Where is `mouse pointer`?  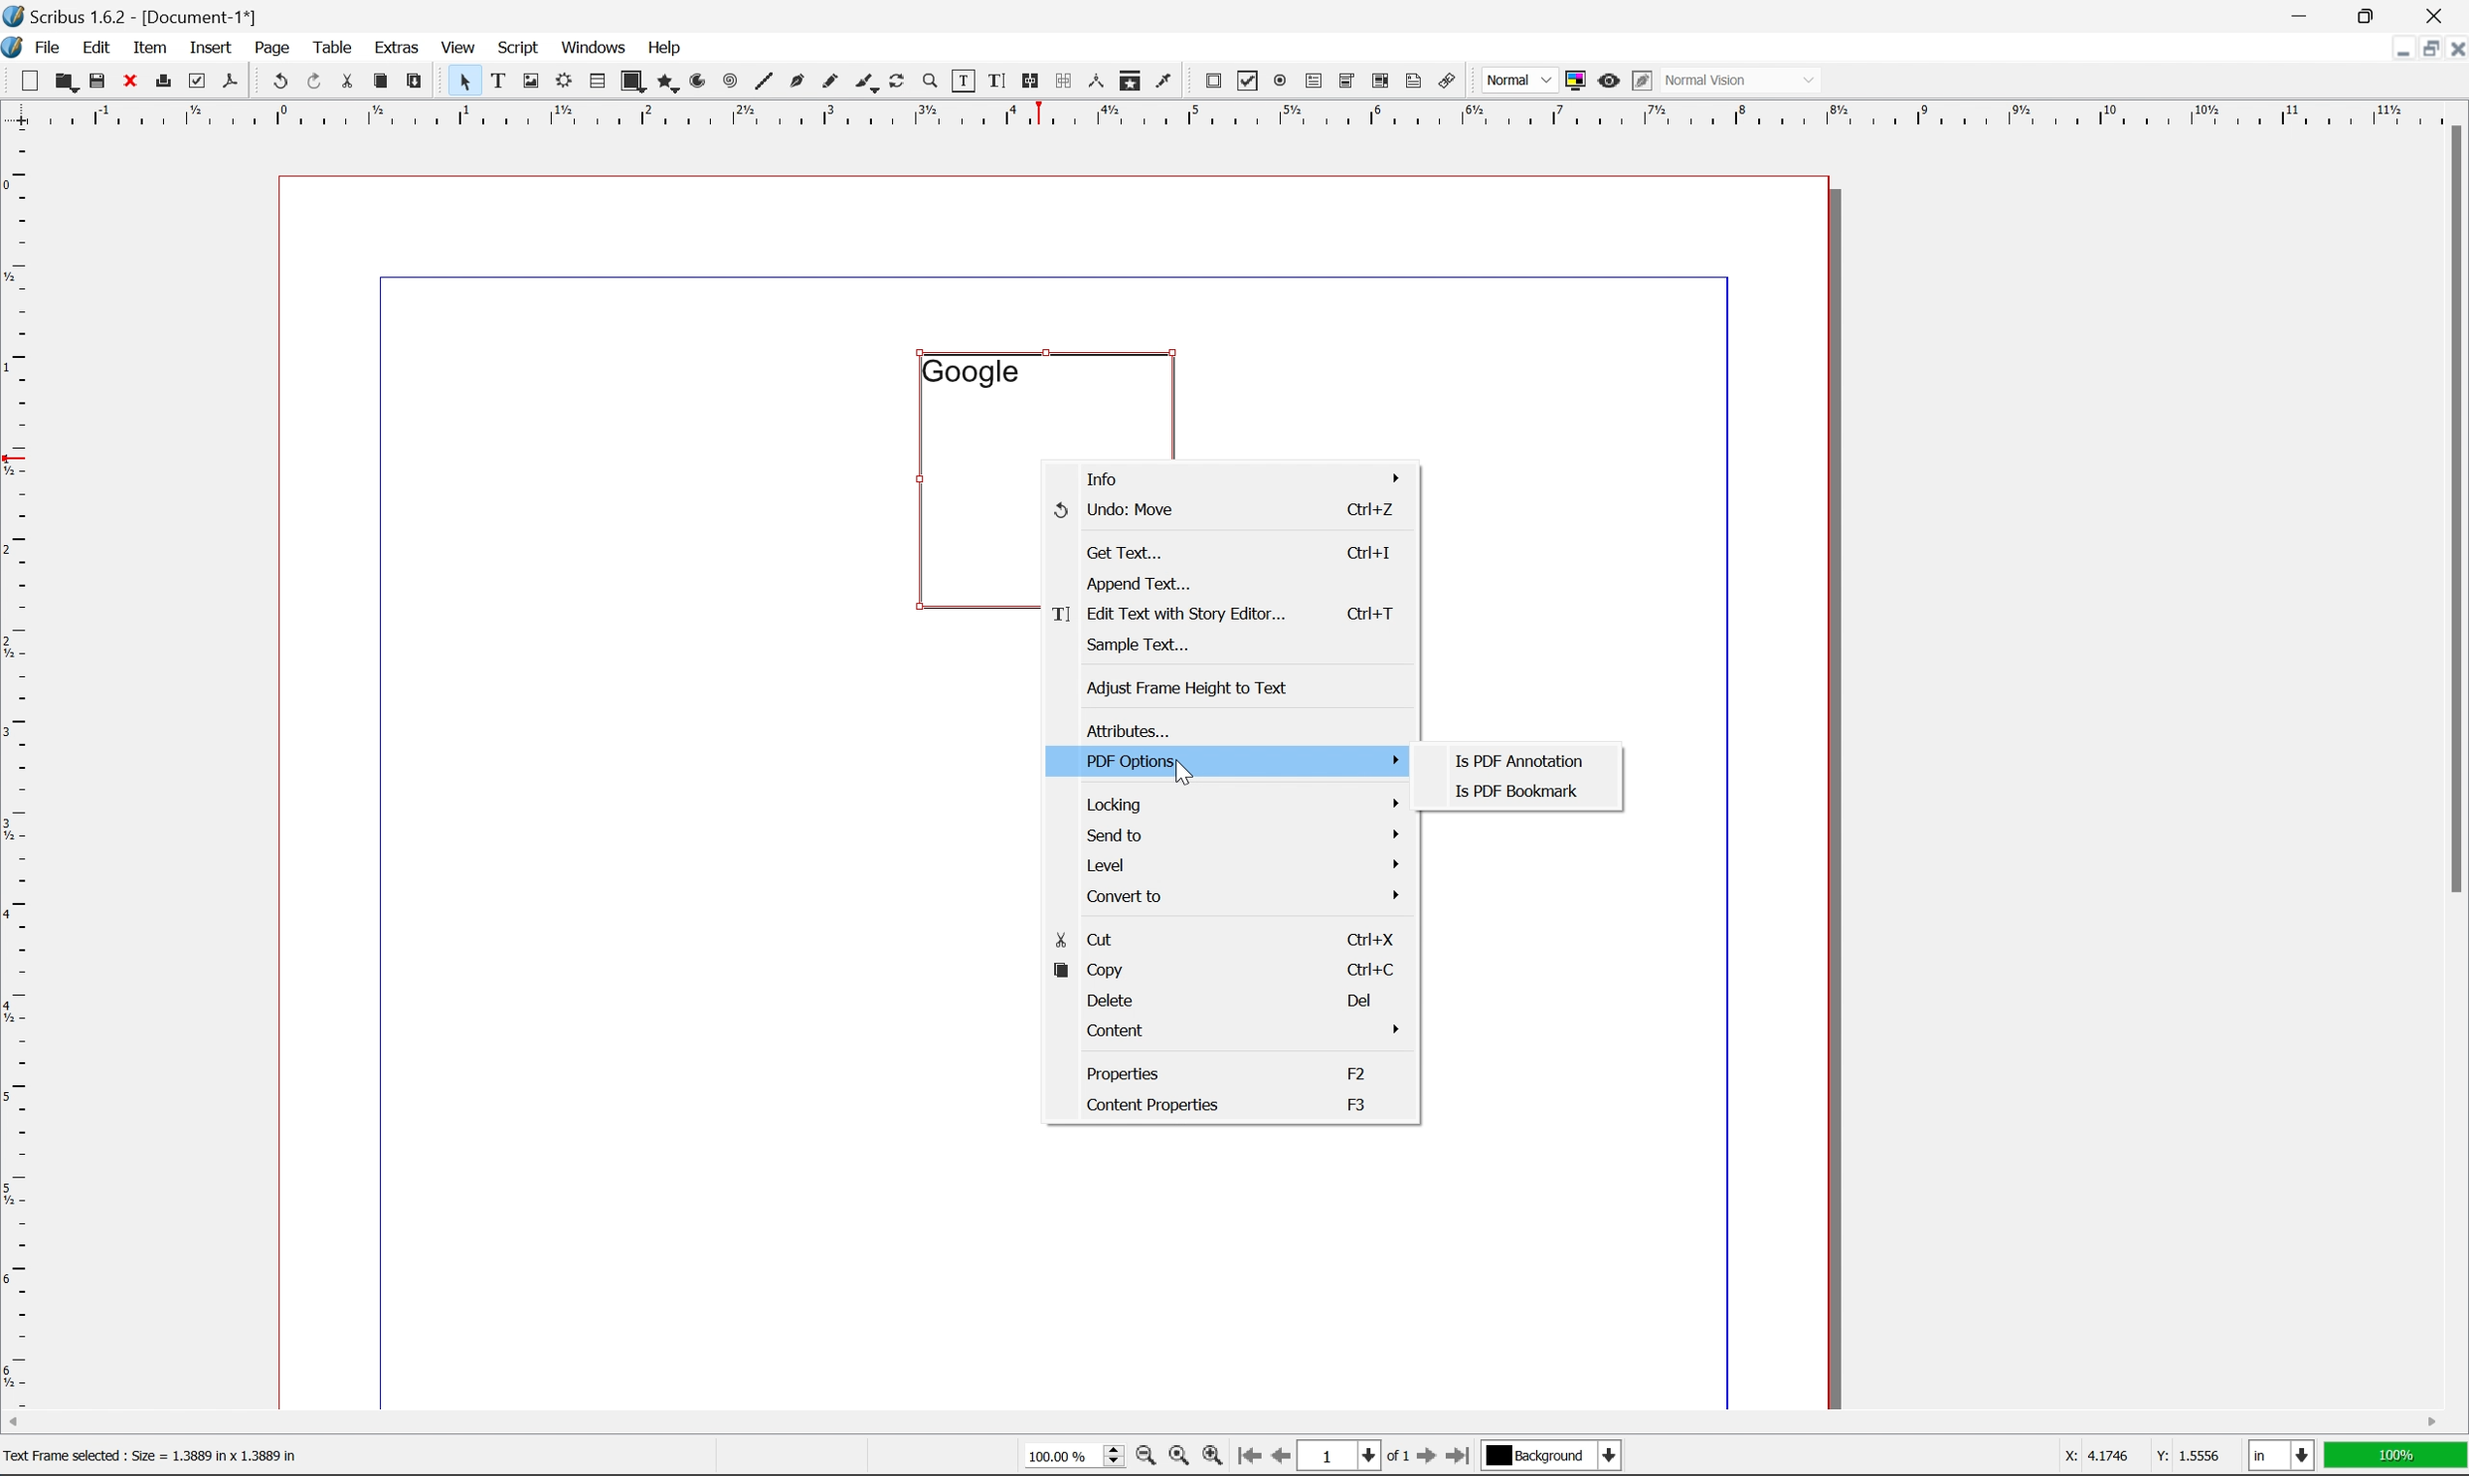 mouse pointer is located at coordinates (1182, 774).